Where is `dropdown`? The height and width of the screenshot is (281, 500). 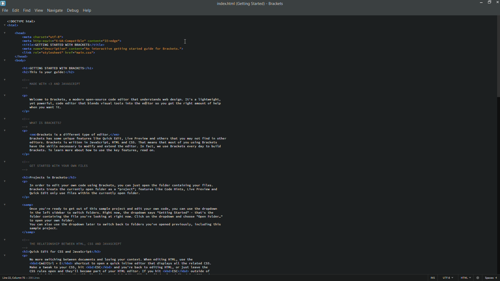 dropdown is located at coordinates (5, 205).